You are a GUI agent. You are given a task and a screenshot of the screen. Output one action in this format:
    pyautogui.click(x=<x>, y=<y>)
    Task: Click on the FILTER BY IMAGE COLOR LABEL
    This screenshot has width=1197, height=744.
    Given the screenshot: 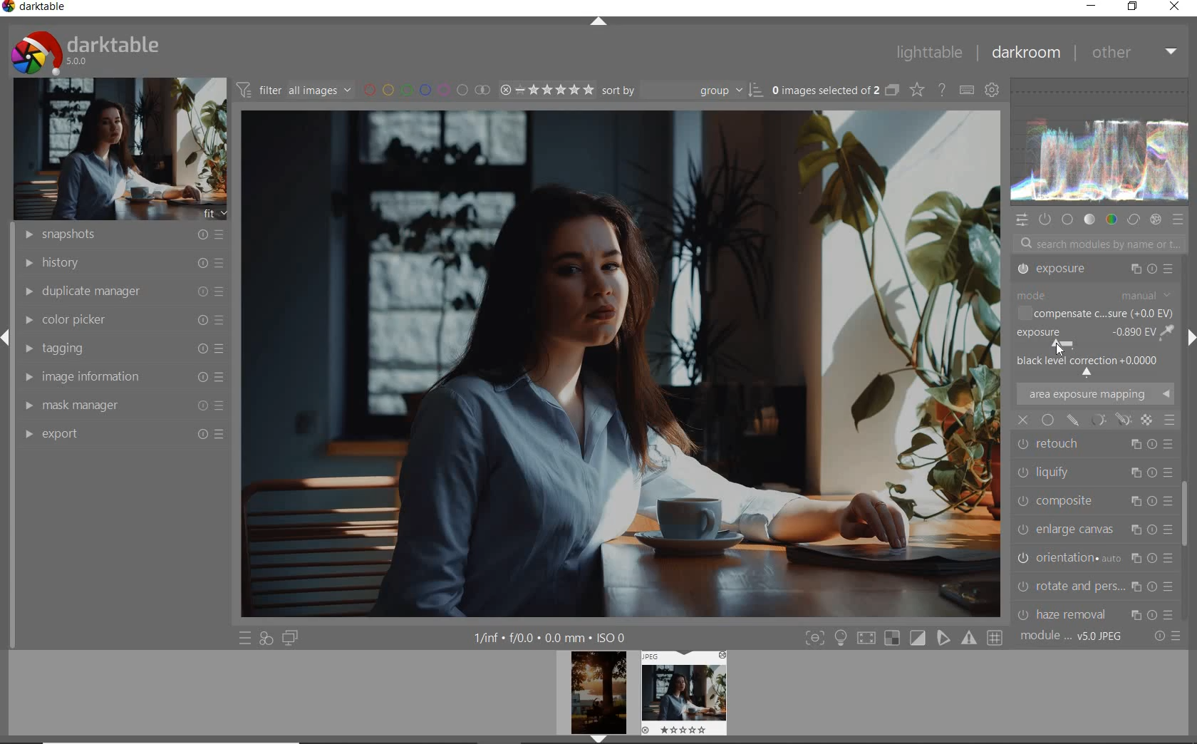 What is the action you would take?
    pyautogui.click(x=425, y=91)
    